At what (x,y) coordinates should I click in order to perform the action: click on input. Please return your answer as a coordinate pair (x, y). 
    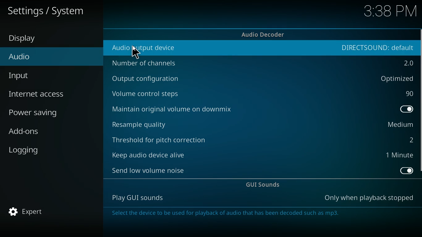
    Looking at the image, I should click on (44, 76).